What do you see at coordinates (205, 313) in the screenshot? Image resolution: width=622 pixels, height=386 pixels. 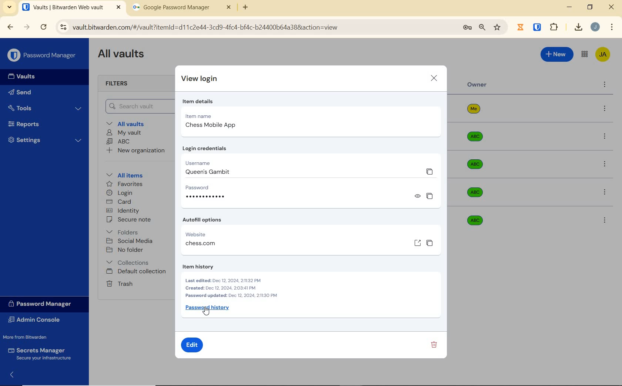 I see `cursor` at bounding box center [205, 313].